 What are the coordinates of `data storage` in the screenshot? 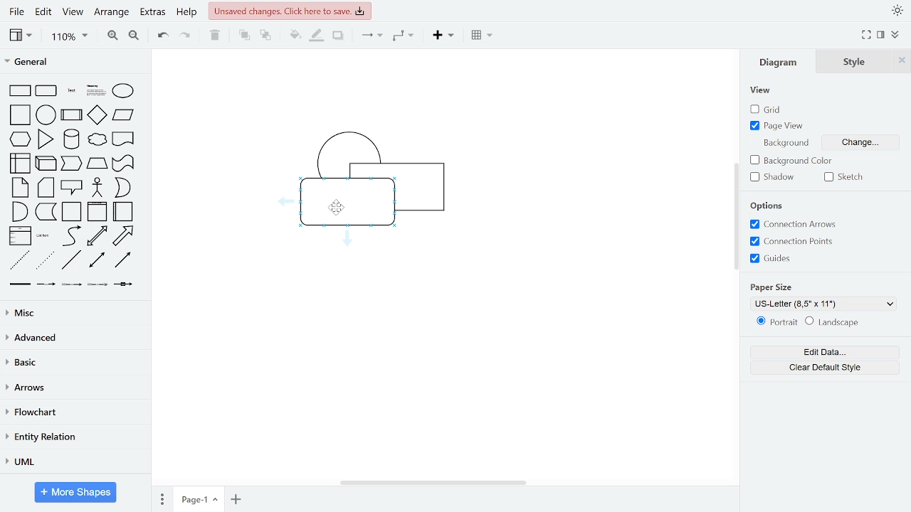 It's located at (45, 211).